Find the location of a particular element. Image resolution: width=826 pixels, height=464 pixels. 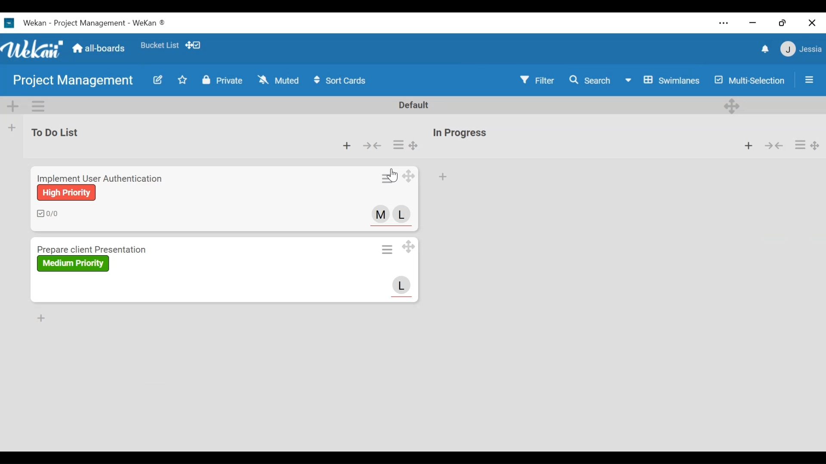

Favorites is located at coordinates (158, 45).